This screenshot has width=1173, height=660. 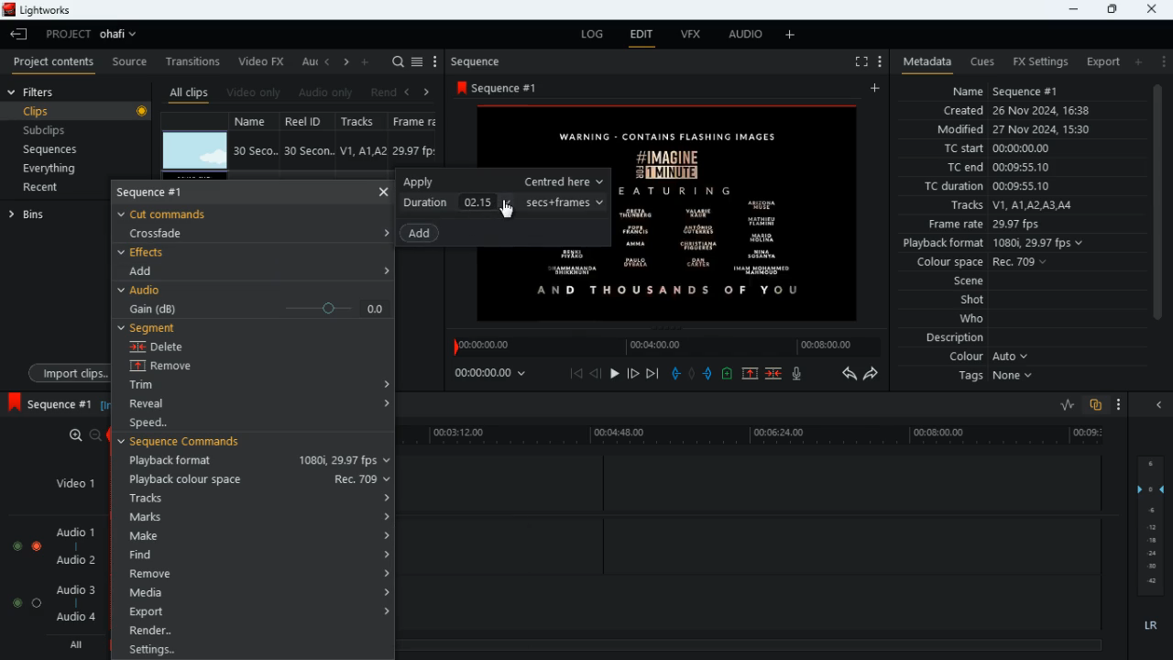 What do you see at coordinates (387, 269) in the screenshot?
I see `Accordion` at bounding box center [387, 269].